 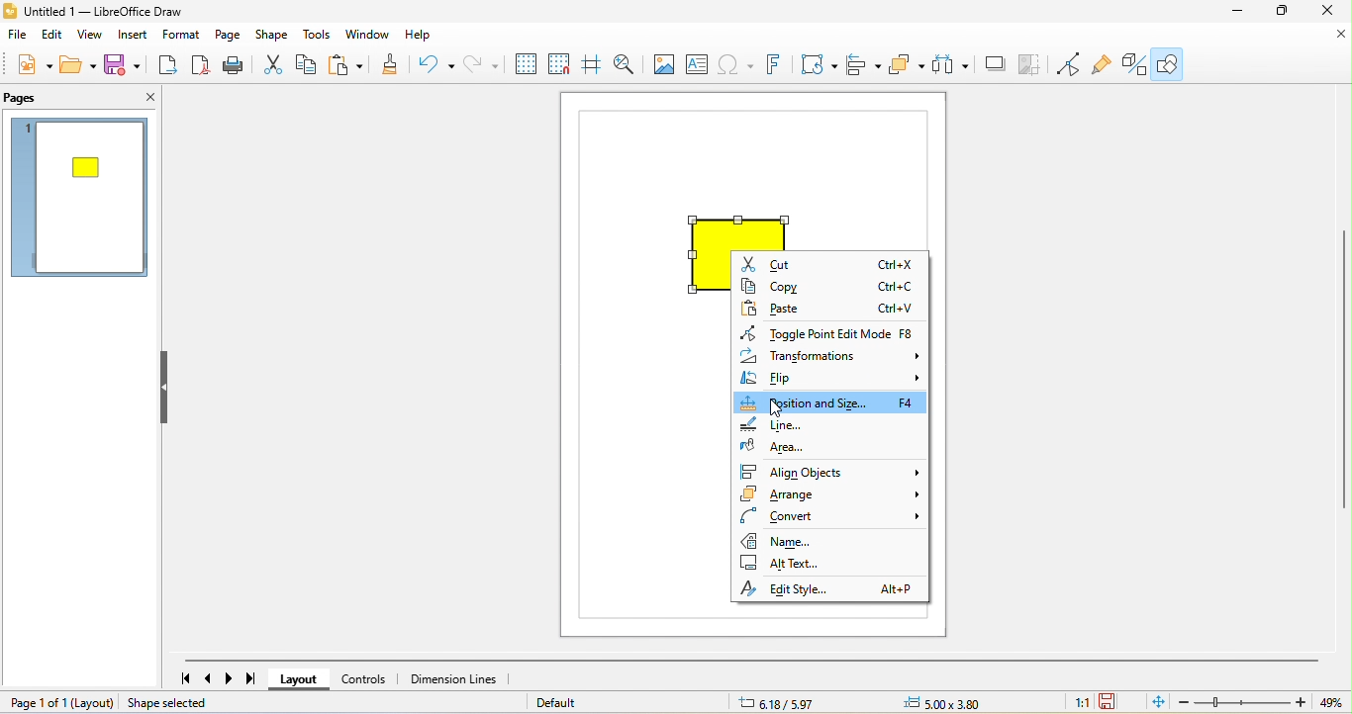 I want to click on layout, so click(x=302, y=681).